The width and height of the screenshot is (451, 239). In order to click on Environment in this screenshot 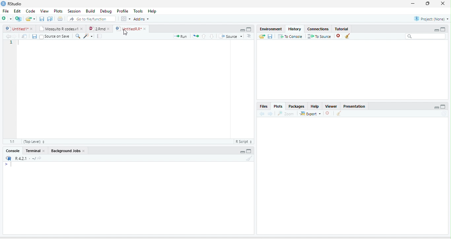, I will do `click(271, 29)`.